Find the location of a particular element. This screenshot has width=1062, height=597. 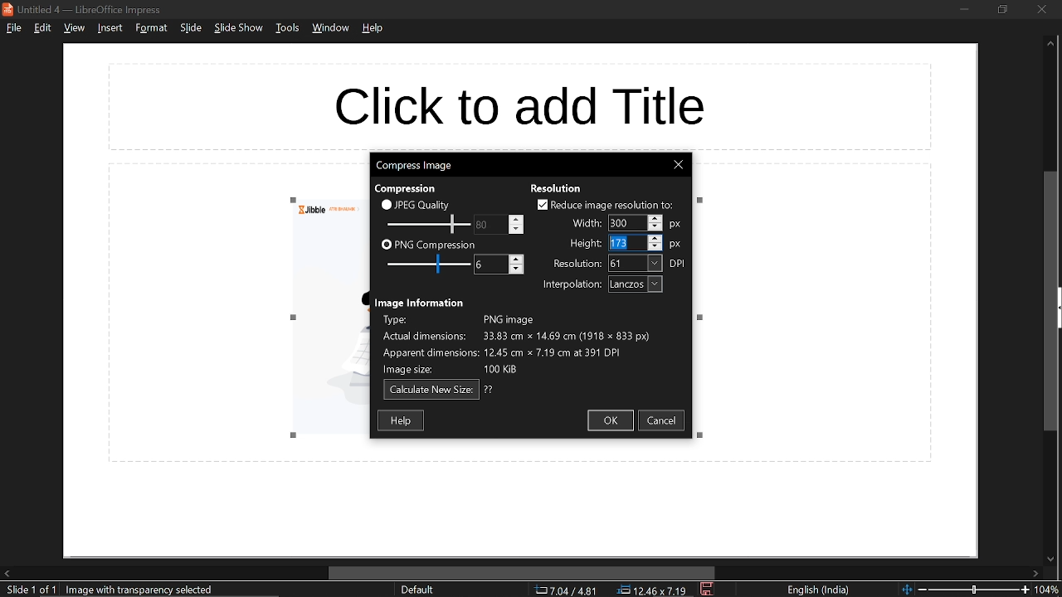

Increase  is located at coordinates (517, 217).